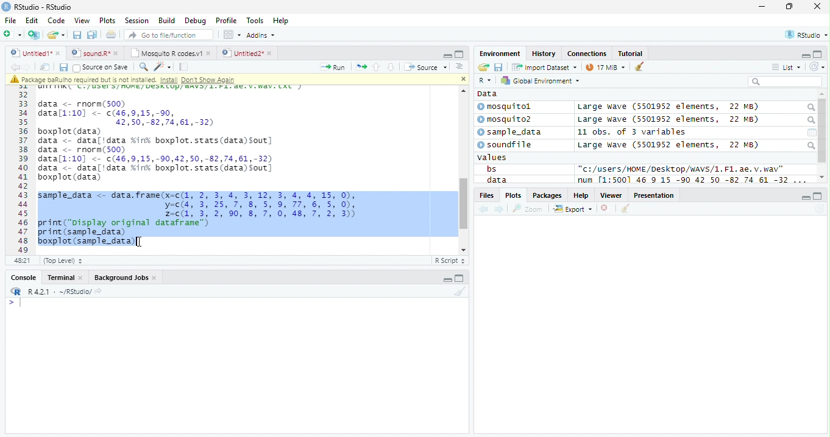 The height and width of the screenshot is (437, 830). What do you see at coordinates (43, 7) in the screenshot?
I see `RStudio - RStudio` at bounding box center [43, 7].